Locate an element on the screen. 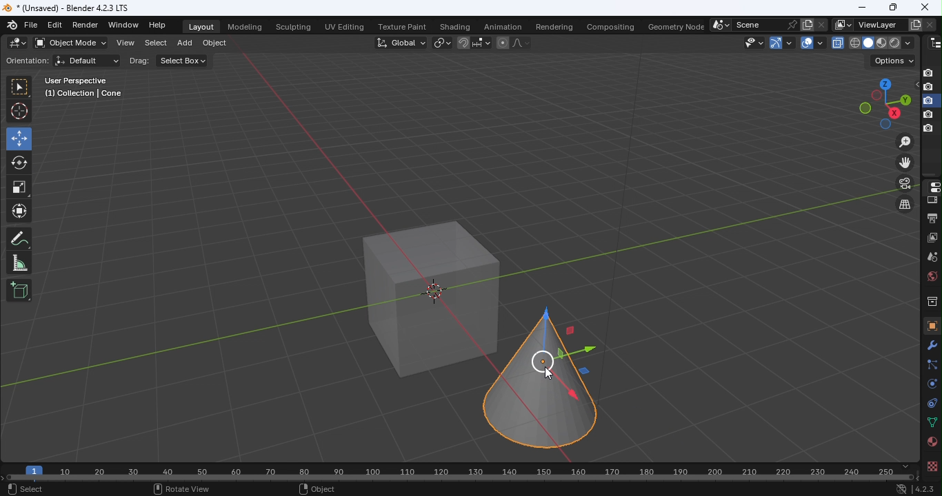 Image resolution: width=942 pixels, height=496 pixels. Document name is located at coordinates (72, 7).